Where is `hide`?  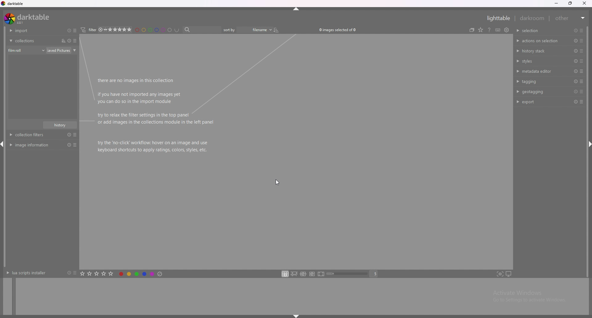 hide is located at coordinates (295, 316).